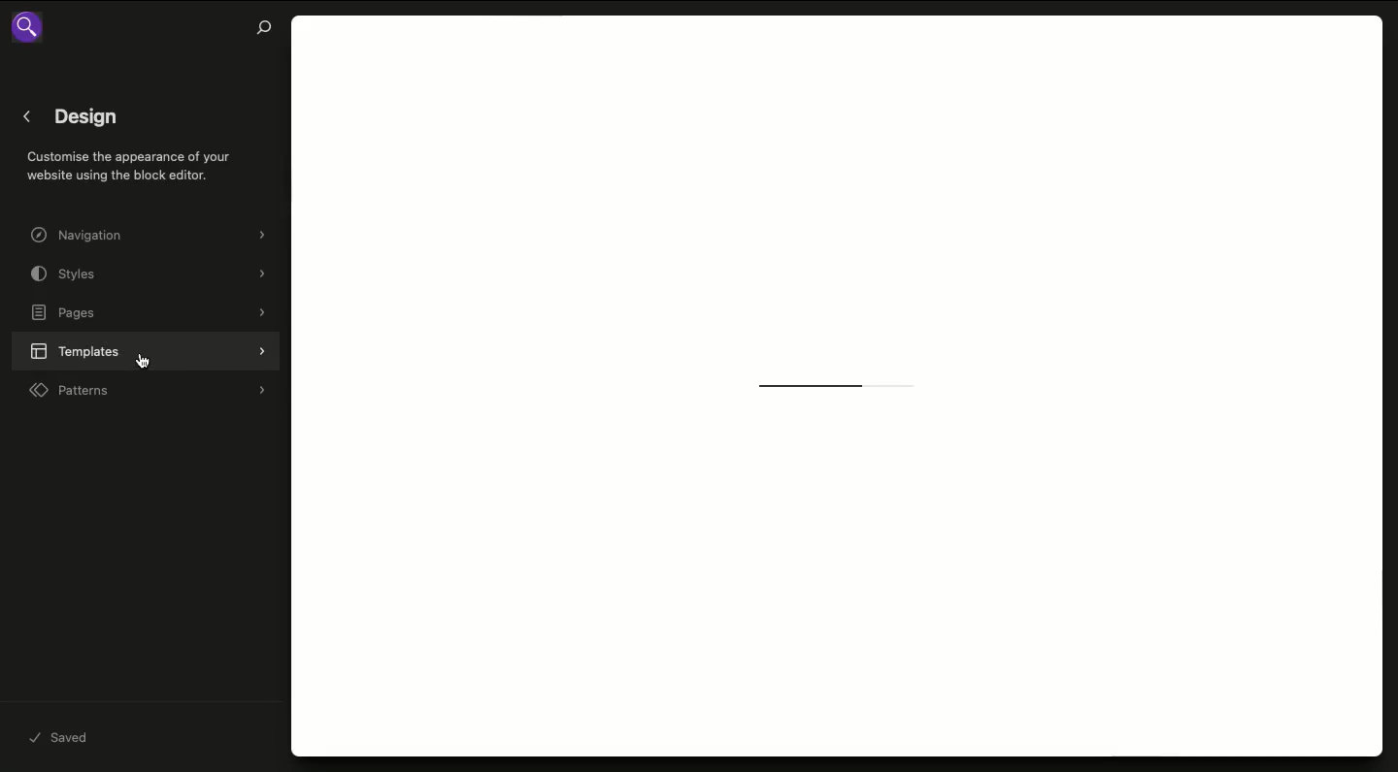 The image size is (1398, 772). Describe the element at coordinates (148, 351) in the screenshot. I see `Templates` at that location.